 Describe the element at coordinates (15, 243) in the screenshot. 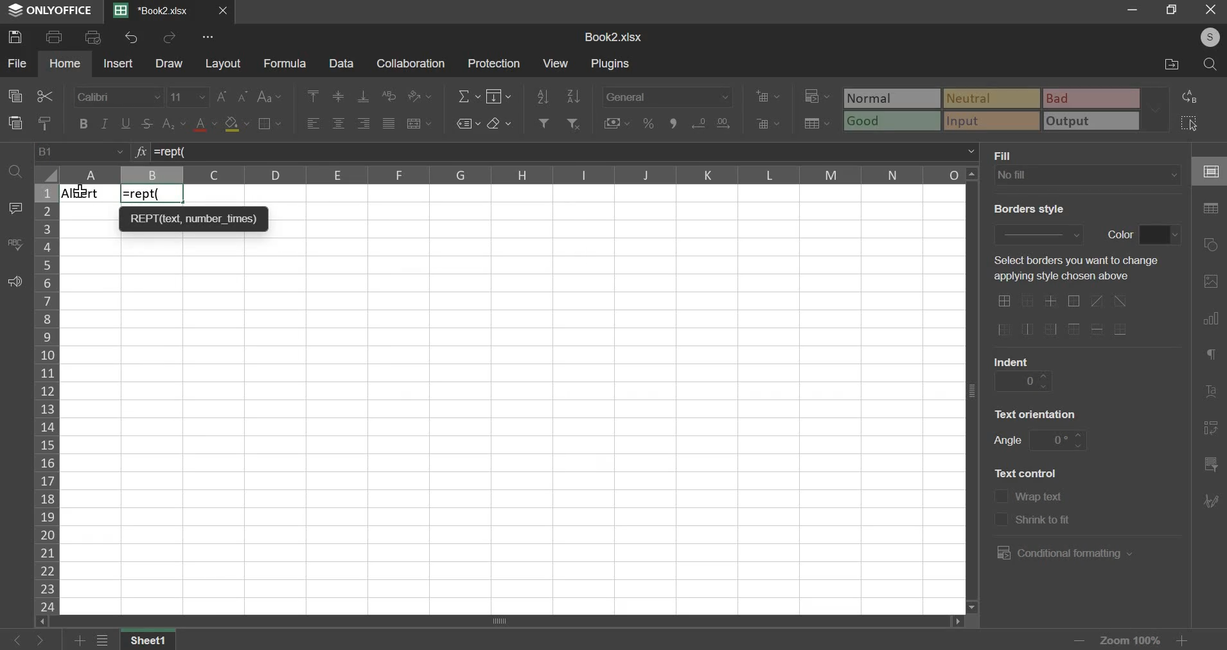

I see `spelling` at that location.